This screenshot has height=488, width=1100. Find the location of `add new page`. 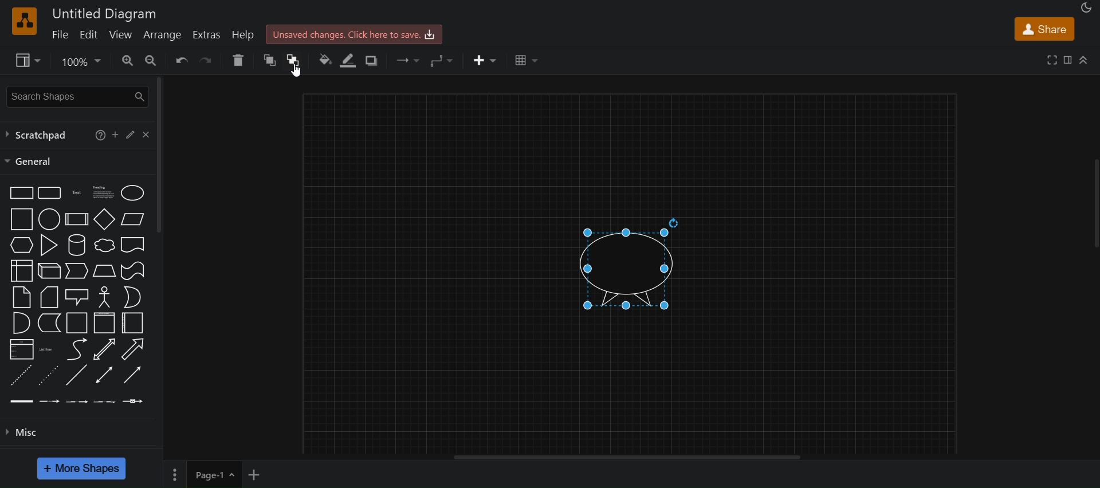

add new page is located at coordinates (260, 474).